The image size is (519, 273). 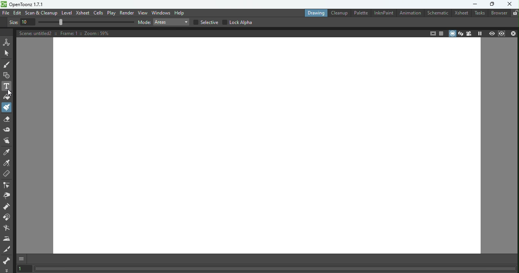 What do you see at coordinates (87, 22) in the screenshot?
I see `Slide bar` at bounding box center [87, 22].